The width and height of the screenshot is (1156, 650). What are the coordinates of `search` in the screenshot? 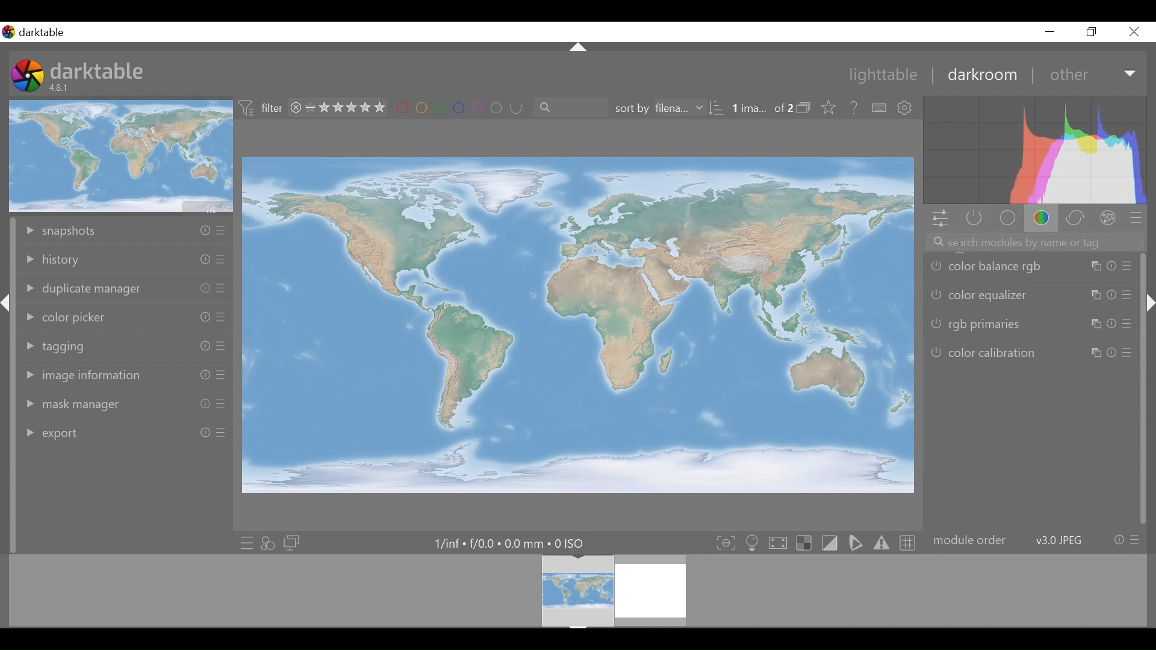 It's located at (566, 107).